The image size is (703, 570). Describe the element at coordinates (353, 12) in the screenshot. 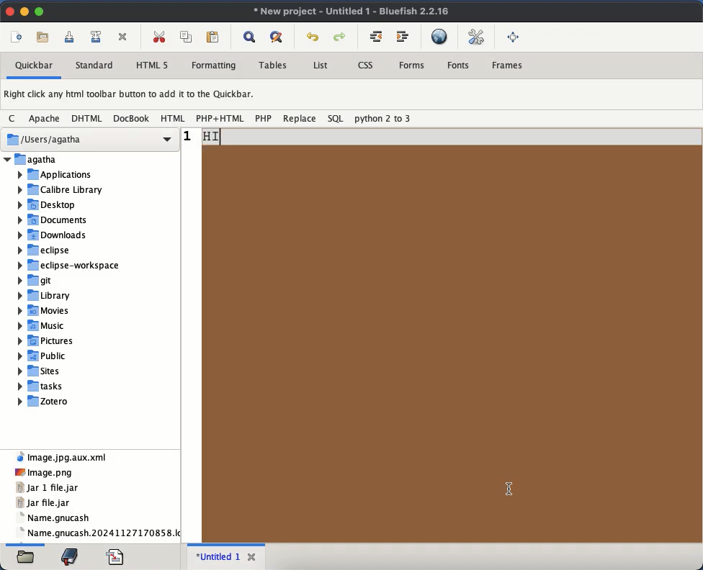

I see `new project` at that location.